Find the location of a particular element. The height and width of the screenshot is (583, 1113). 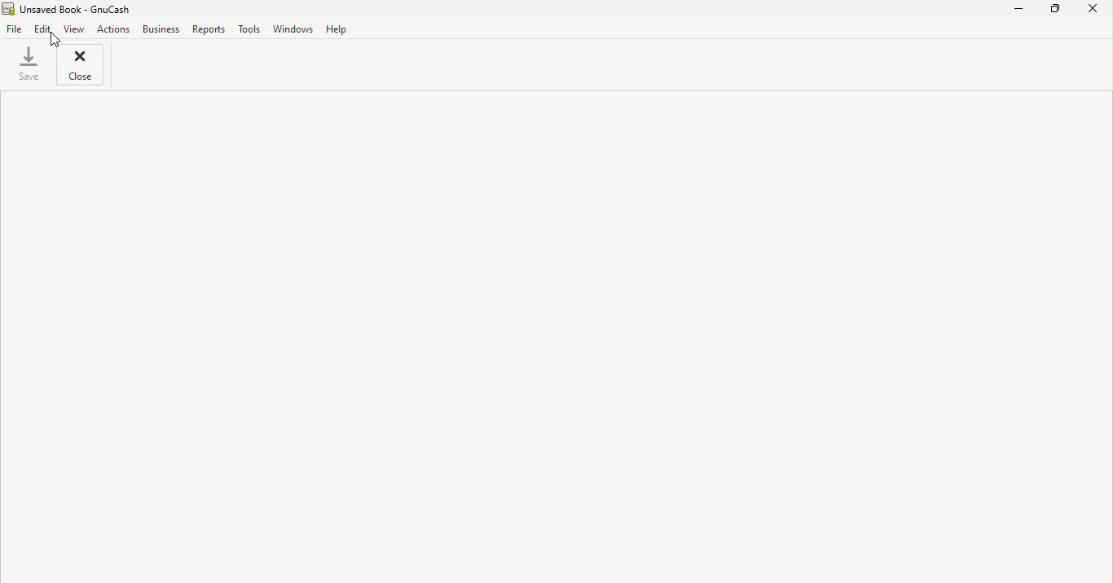

Close is located at coordinates (83, 67).